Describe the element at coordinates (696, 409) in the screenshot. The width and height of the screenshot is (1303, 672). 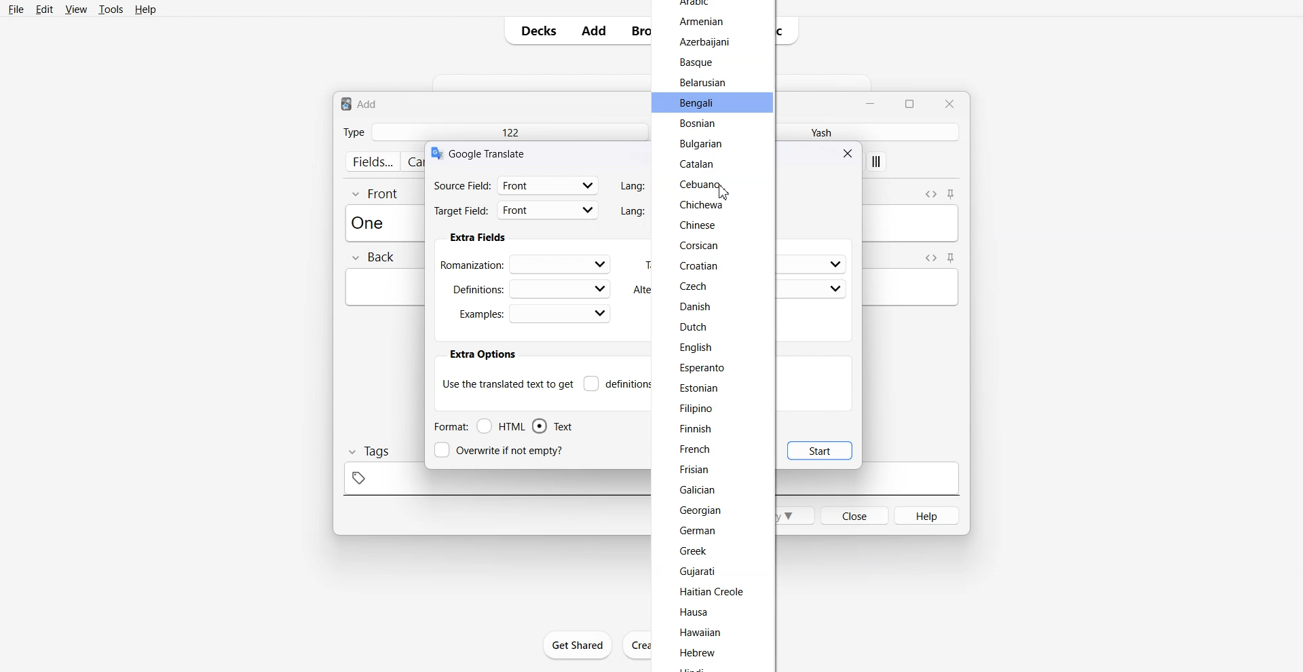
I see `Filipino` at that location.